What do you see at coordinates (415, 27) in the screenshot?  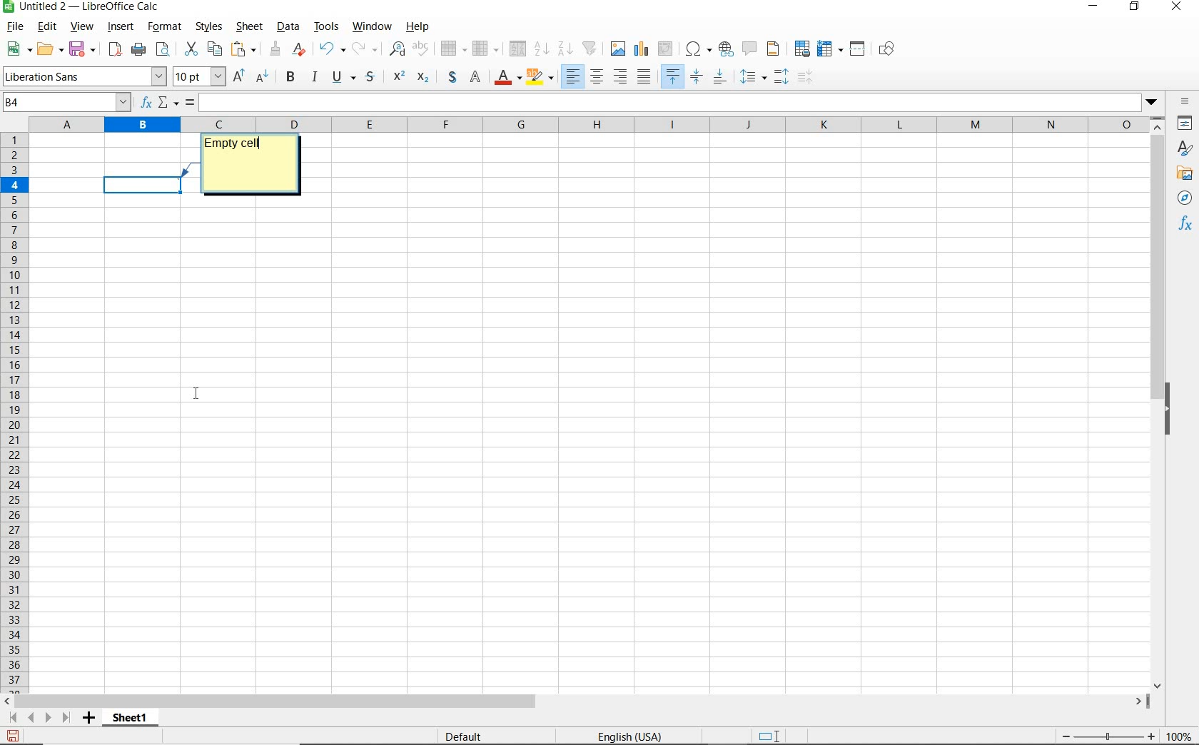 I see `help` at bounding box center [415, 27].